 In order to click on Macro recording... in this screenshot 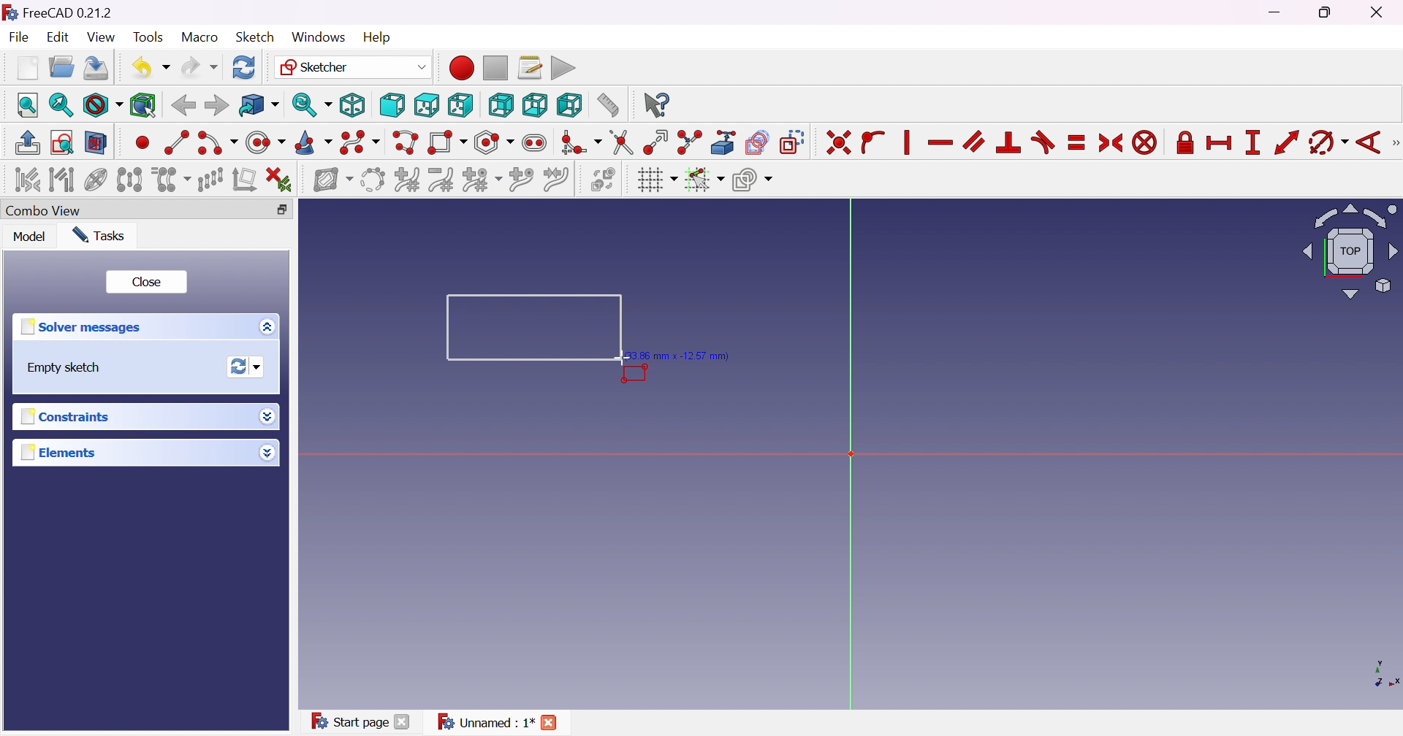, I will do `click(460, 67)`.